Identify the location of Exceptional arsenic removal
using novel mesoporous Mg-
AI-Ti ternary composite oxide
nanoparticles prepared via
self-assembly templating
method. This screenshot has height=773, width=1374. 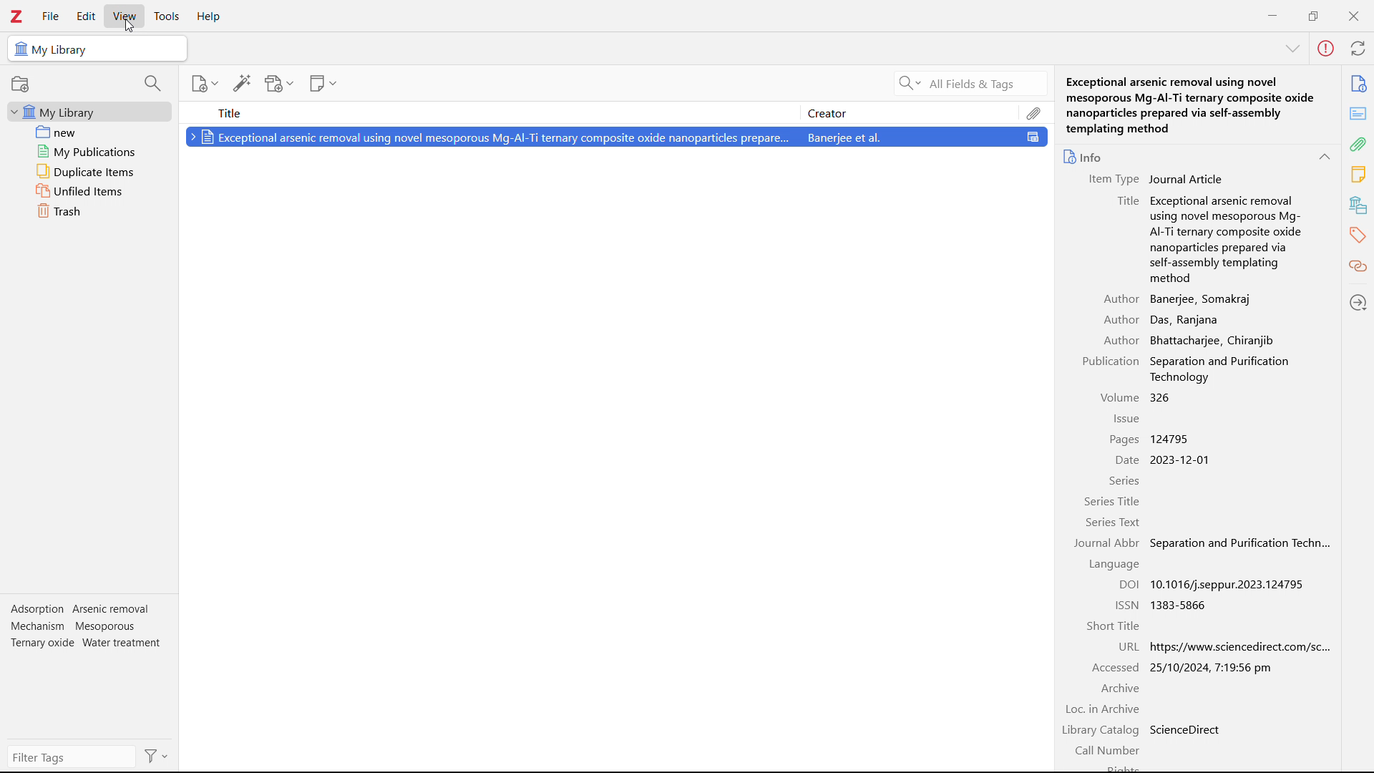
(1225, 238).